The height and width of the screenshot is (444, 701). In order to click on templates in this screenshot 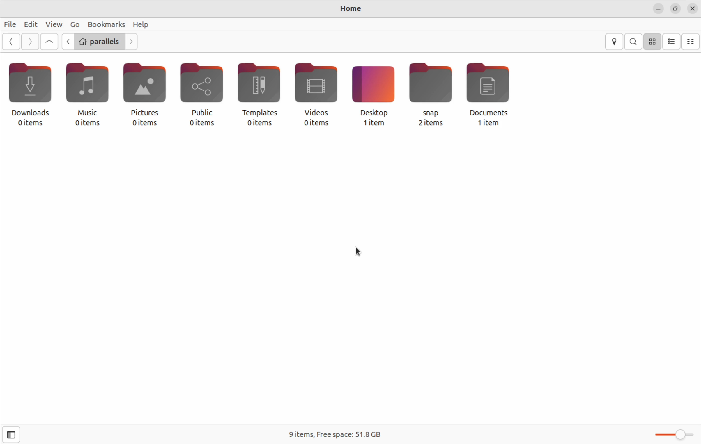, I will do `click(259, 86)`.